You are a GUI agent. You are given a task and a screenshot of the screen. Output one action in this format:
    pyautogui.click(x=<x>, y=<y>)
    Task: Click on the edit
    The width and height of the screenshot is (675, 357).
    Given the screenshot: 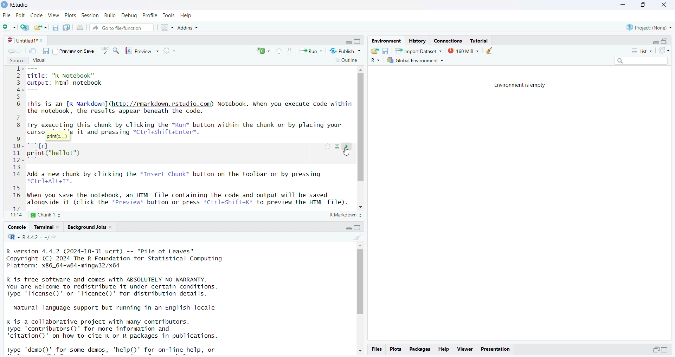 What is the action you would take?
    pyautogui.click(x=22, y=15)
    